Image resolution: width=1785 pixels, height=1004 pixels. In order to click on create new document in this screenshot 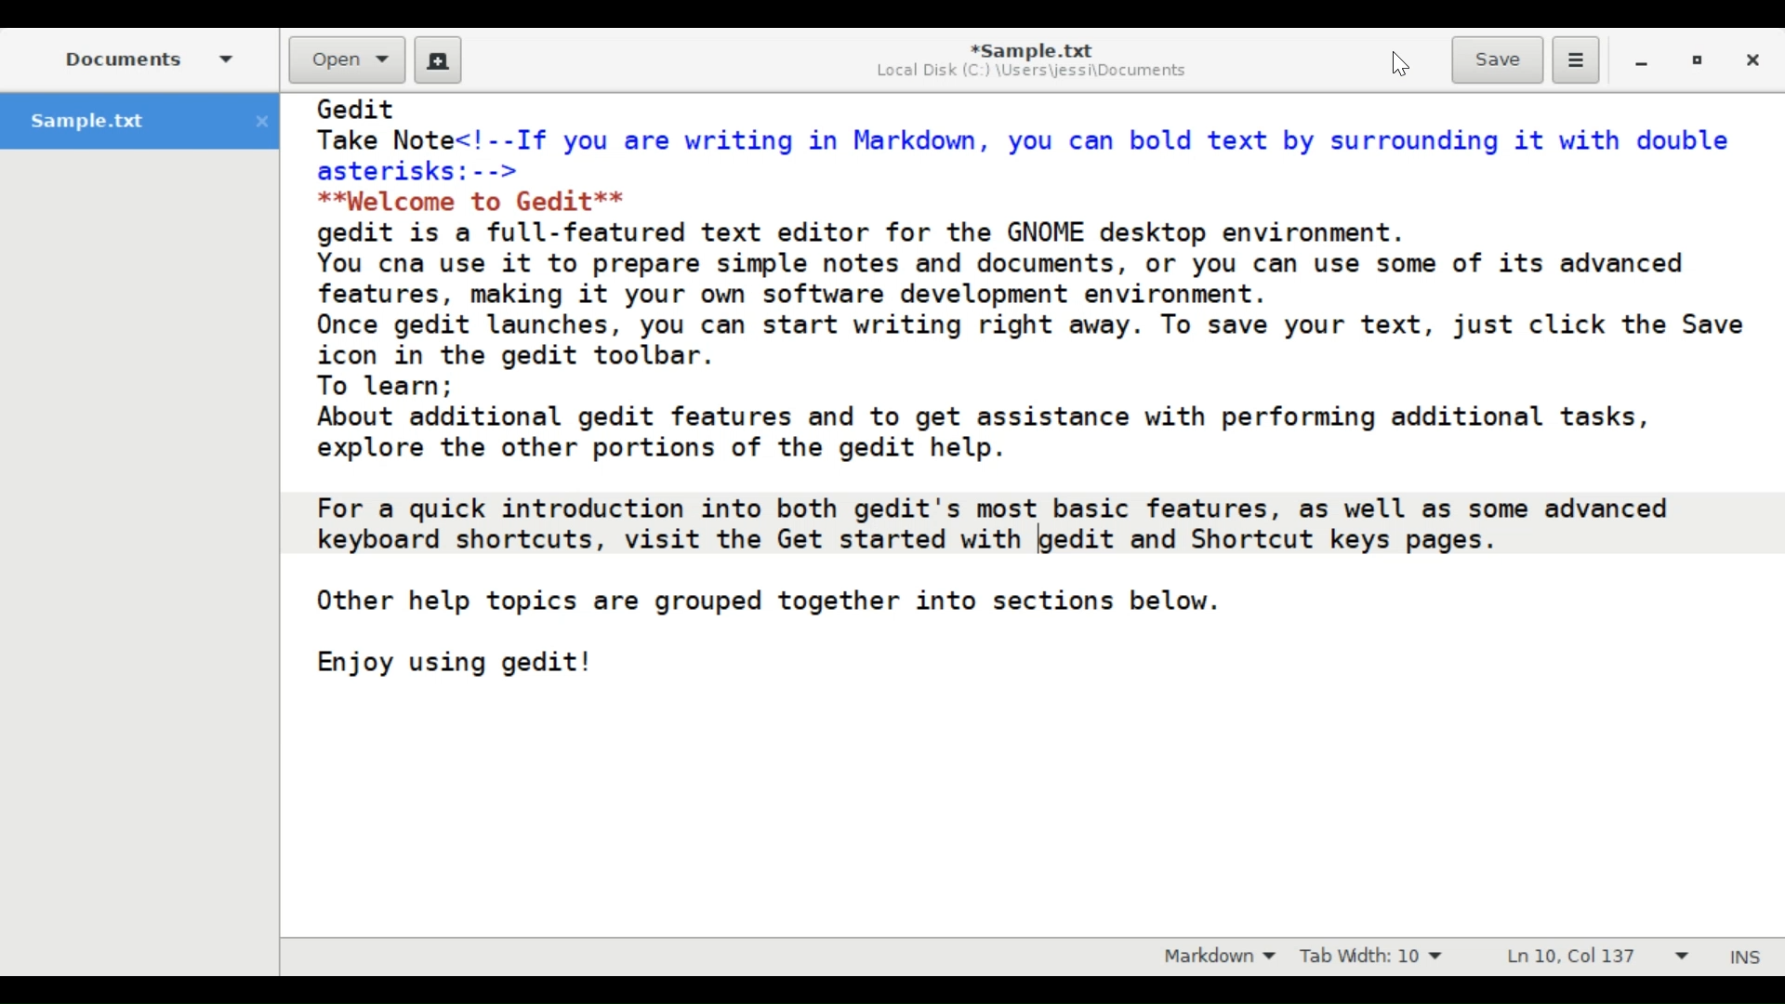, I will do `click(438, 59)`.